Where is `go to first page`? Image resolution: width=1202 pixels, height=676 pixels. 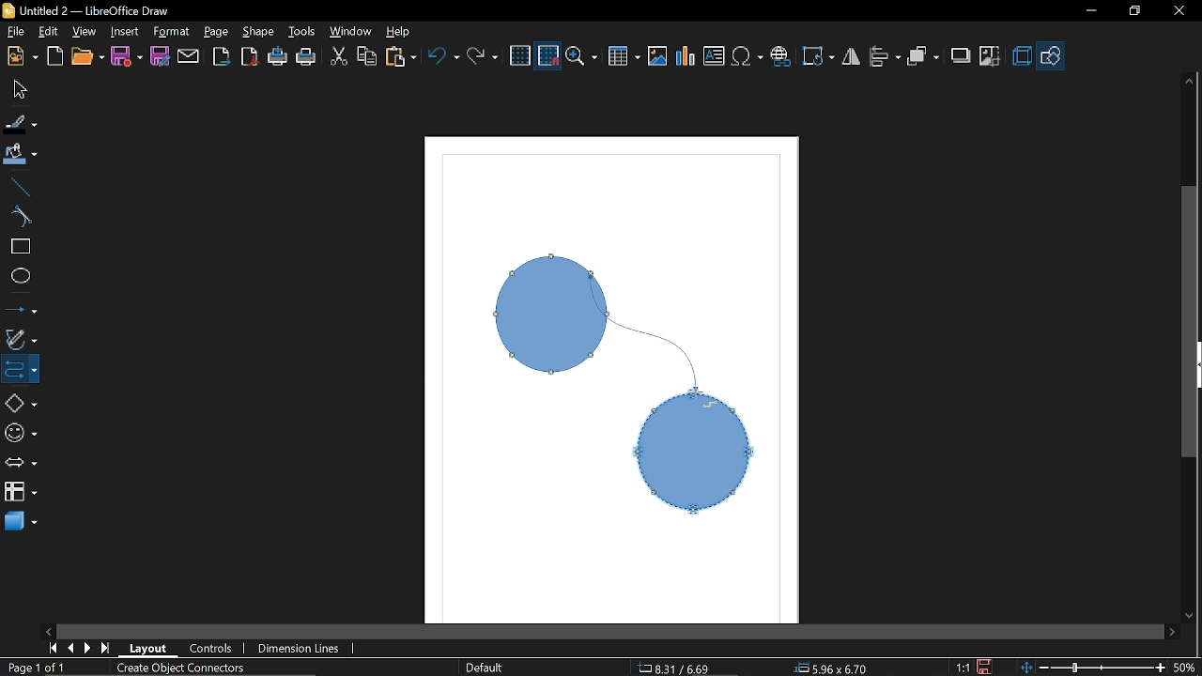 go to first page is located at coordinates (51, 649).